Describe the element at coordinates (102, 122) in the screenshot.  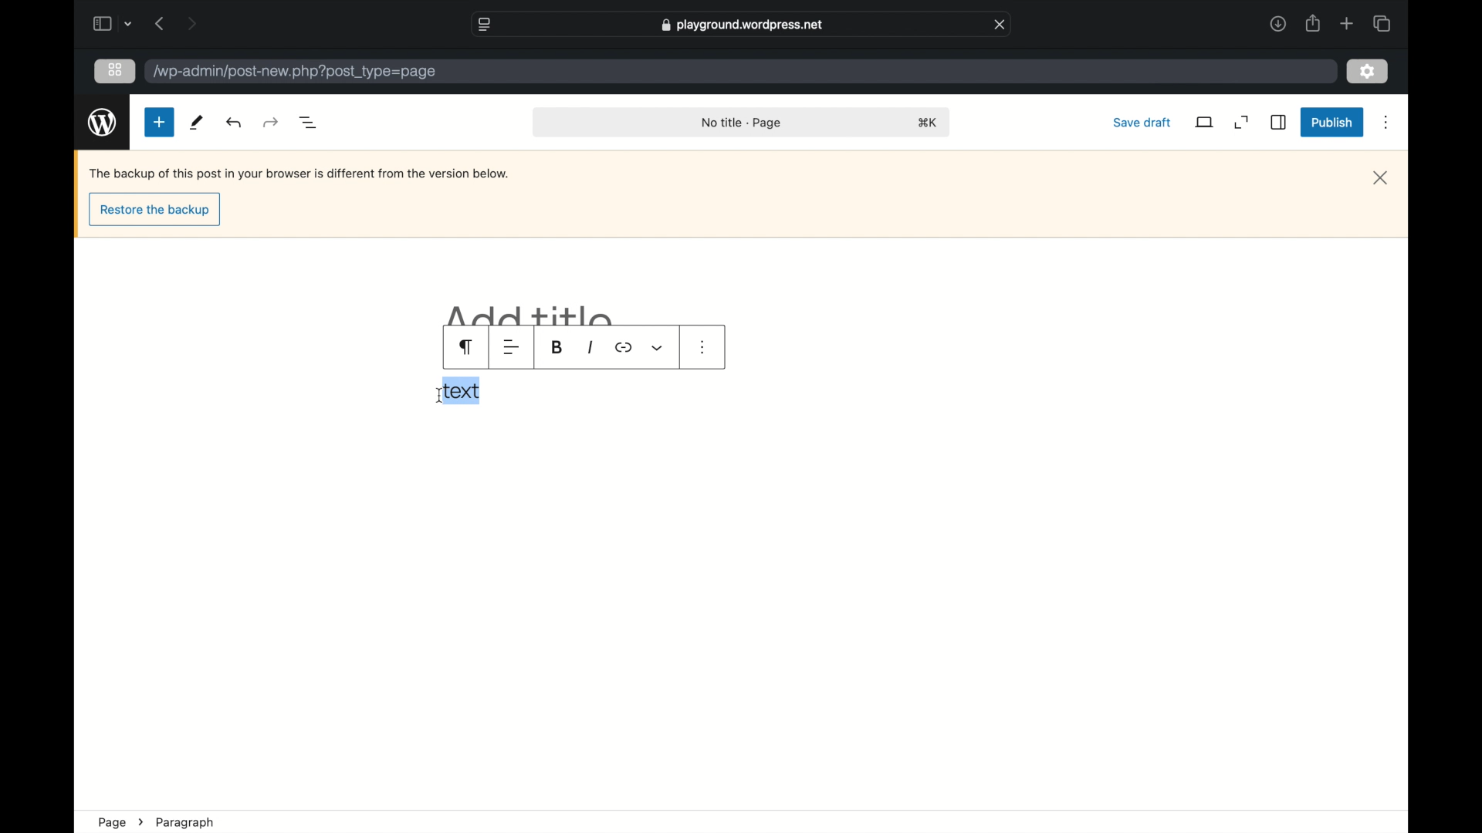
I see `wordpress` at that location.